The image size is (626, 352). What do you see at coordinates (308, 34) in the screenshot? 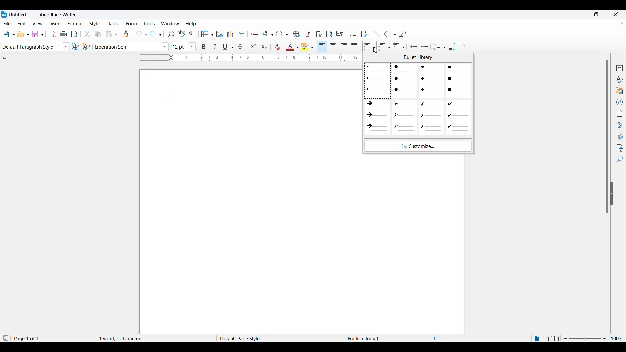
I see `insert footnote` at bounding box center [308, 34].